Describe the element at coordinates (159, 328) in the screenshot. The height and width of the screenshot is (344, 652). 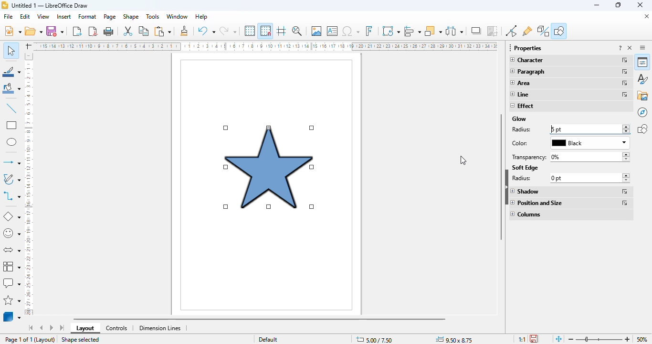
I see `dimension lines` at that location.